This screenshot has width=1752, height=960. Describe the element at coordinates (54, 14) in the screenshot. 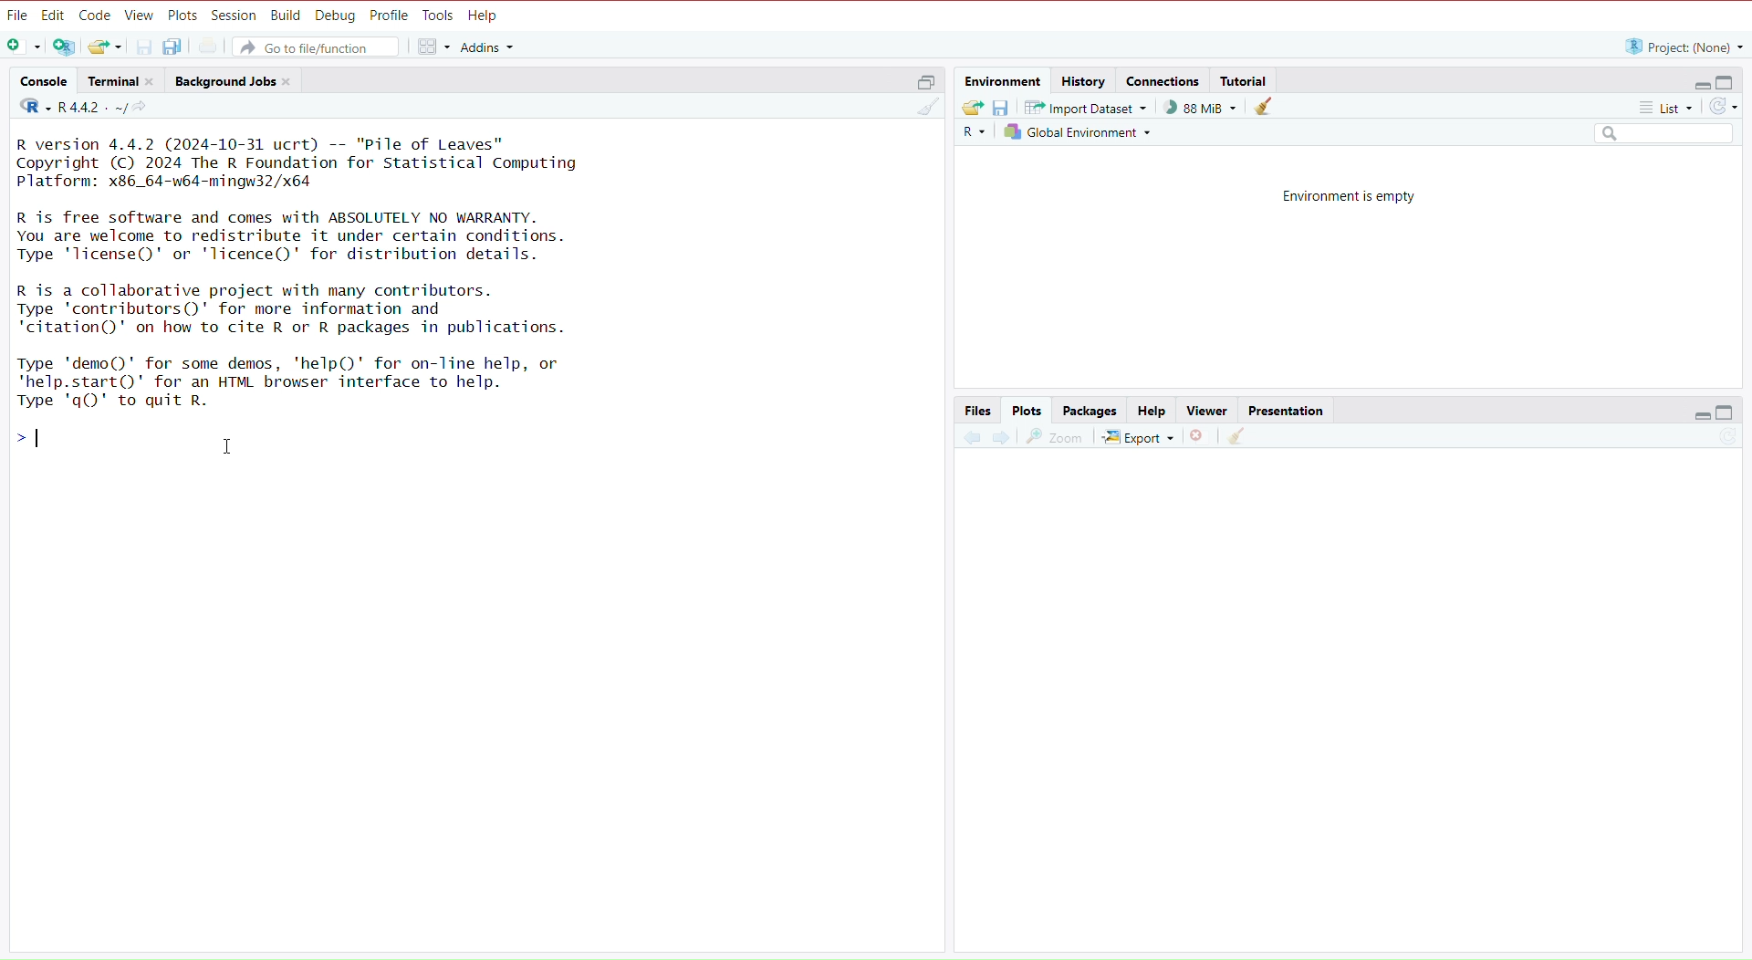

I see `Edit` at that location.